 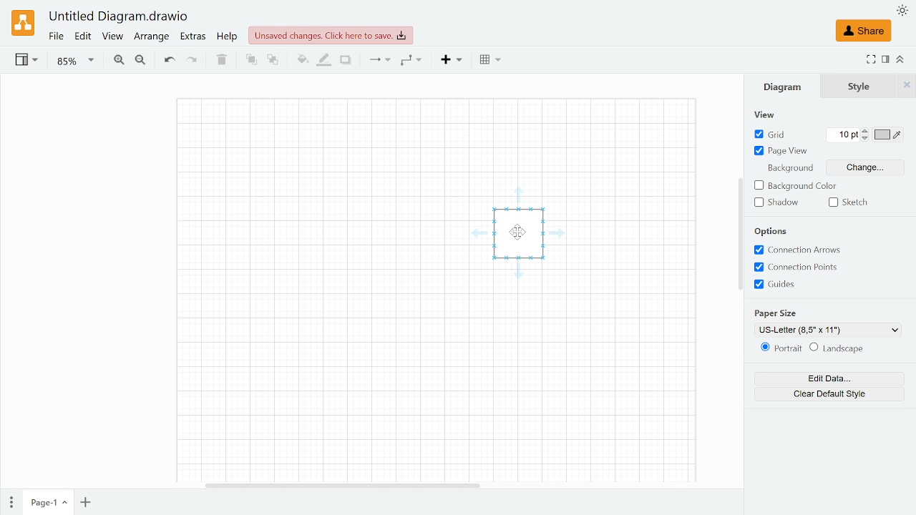 What do you see at coordinates (273, 61) in the screenshot?
I see `To back` at bounding box center [273, 61].